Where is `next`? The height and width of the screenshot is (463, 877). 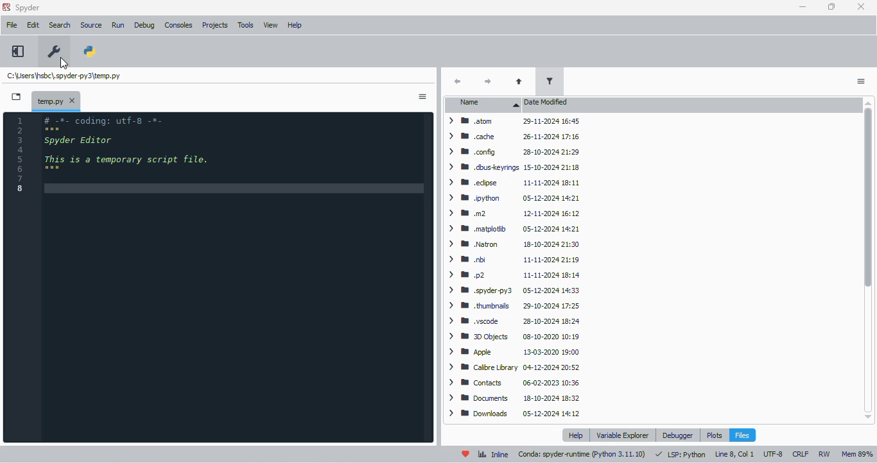
next is located at coordinates (489, 81).